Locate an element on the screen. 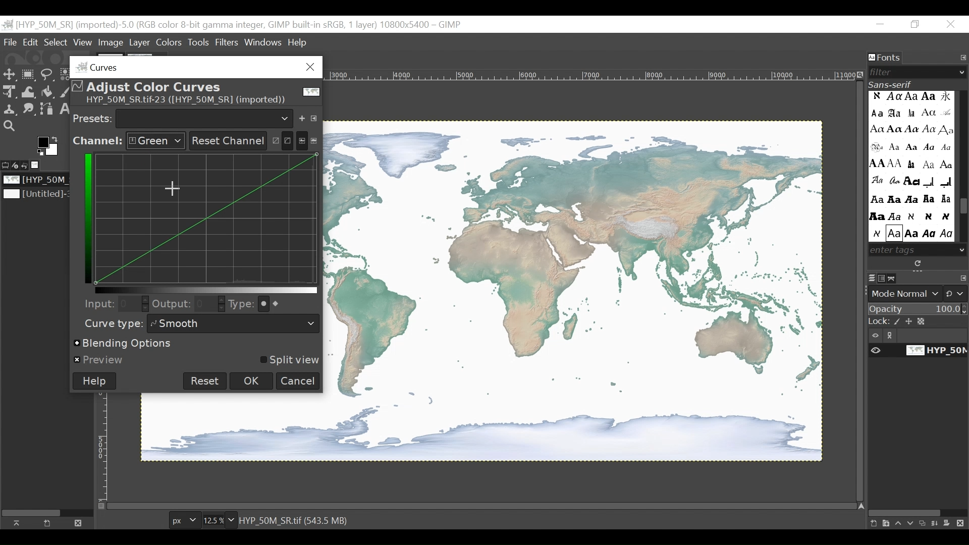  Vertical Gradient bar is located at coordinates (86, 217).